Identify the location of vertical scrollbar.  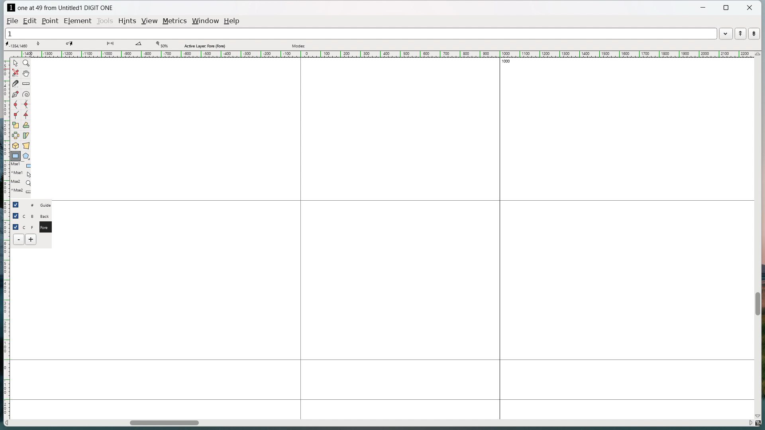
(757, 304).